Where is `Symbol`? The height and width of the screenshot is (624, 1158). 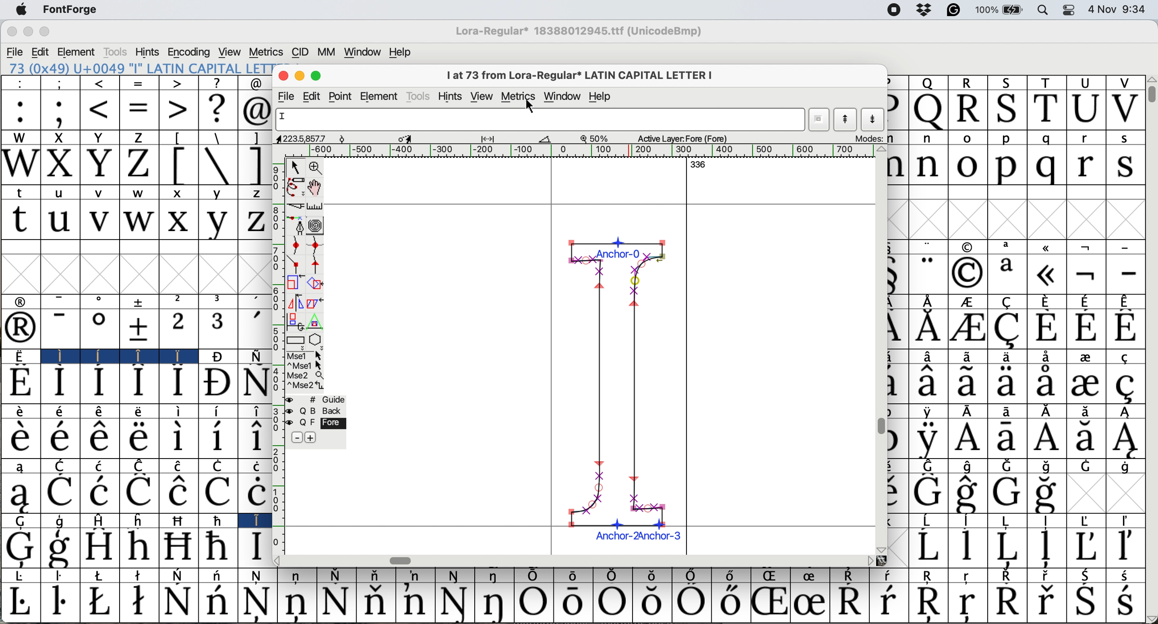
Symbol is located at coordinates (926, 546).